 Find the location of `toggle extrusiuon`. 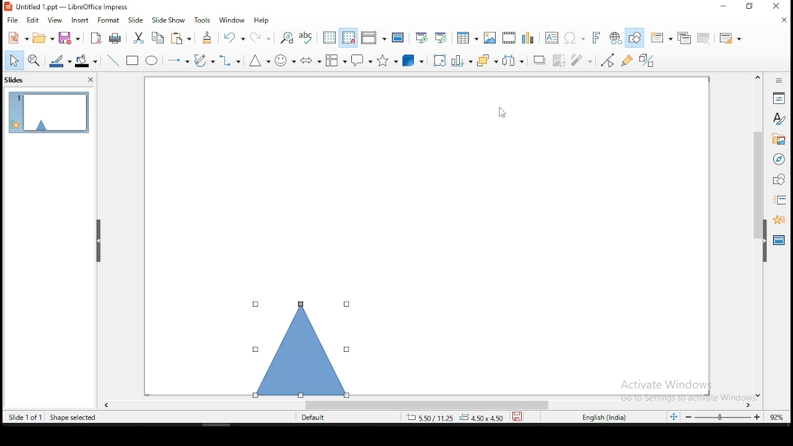

toggle extrusiuon is located at coordinates (649, 61).